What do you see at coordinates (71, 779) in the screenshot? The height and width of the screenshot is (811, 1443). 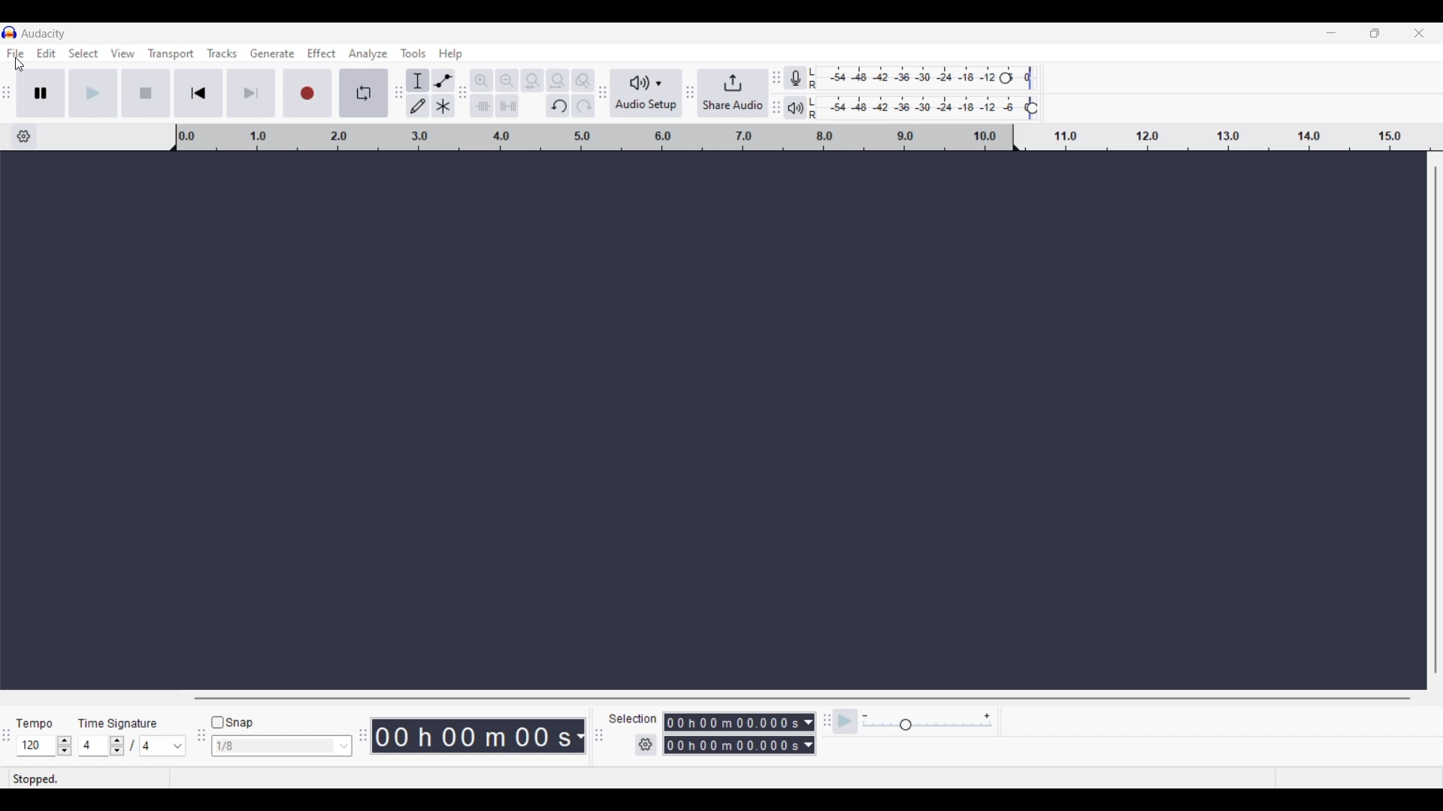 I see `Status of recording` at bounding box center [71, 779].